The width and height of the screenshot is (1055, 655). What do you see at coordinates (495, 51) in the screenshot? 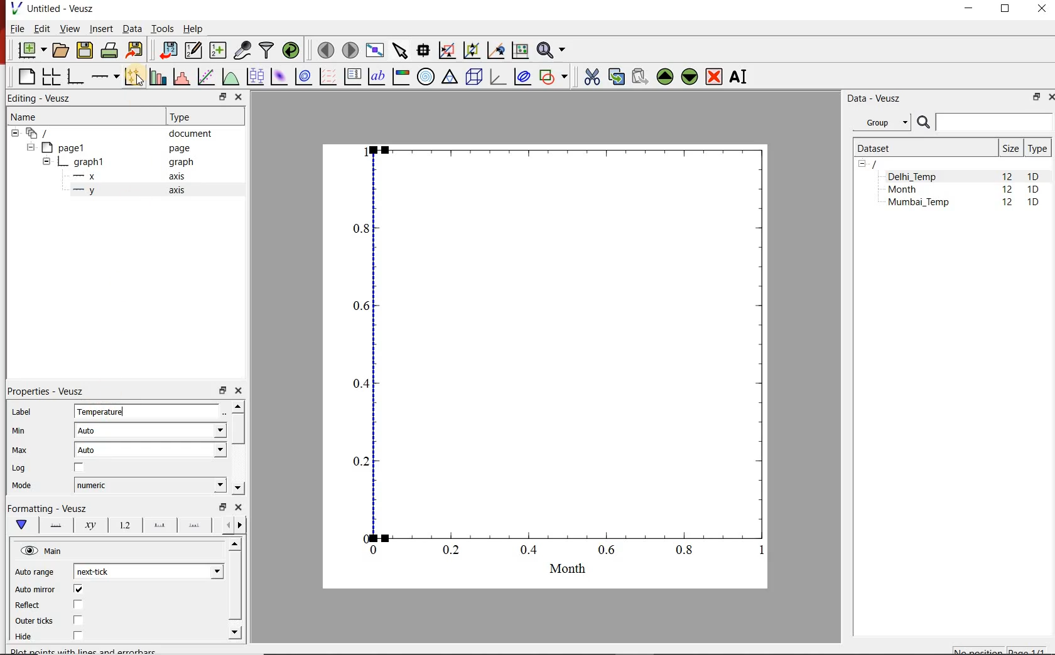
I see `click to recenter graph axes` at bounding box center [495, 51].